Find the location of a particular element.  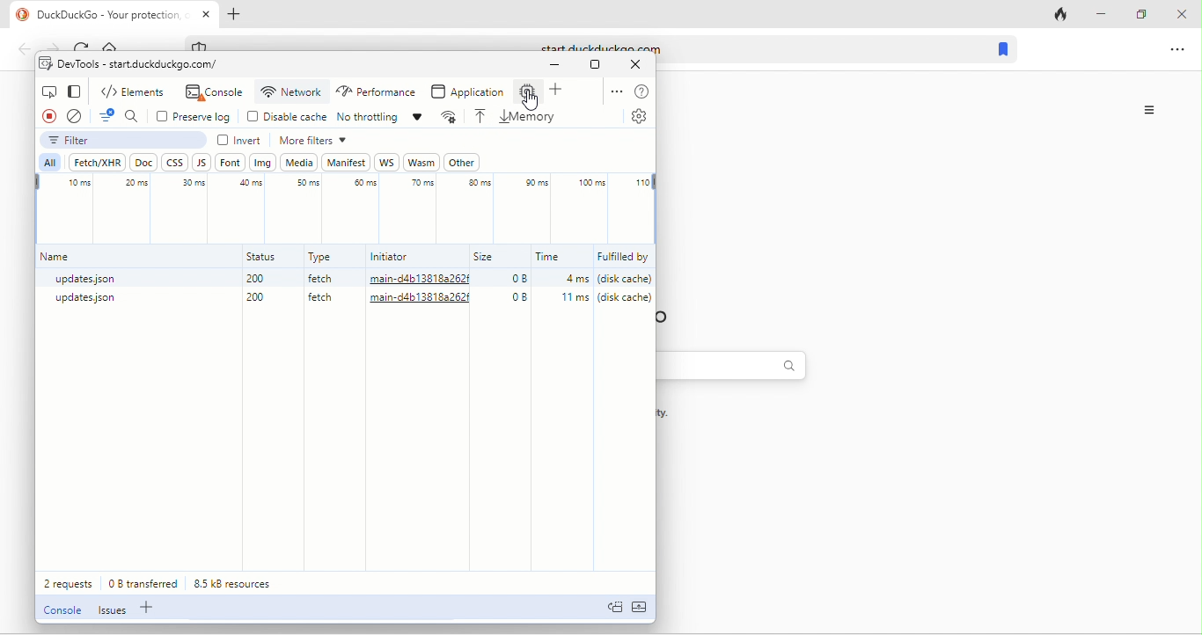

options is located at coordinates (1152, 110).